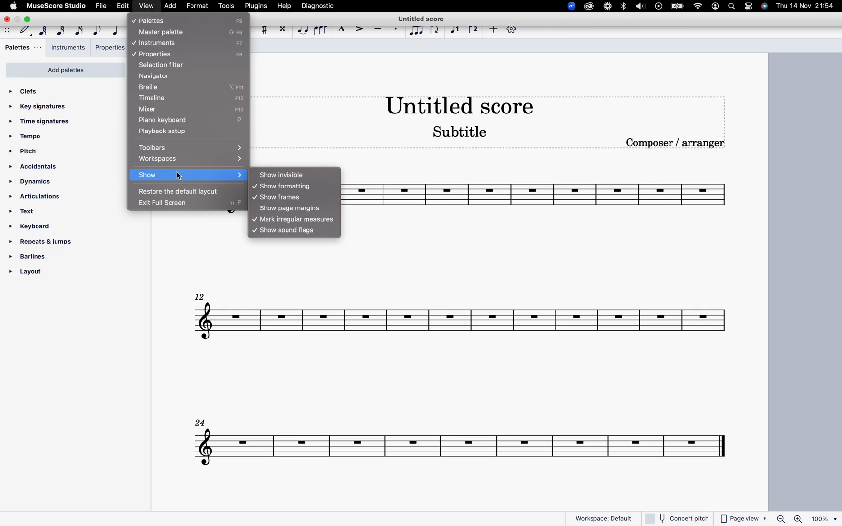 The width and height of the screenshot is (842, 526). Describe the element at coordinates (60, 31) in the screenshot. I see `32nd note` at that location.